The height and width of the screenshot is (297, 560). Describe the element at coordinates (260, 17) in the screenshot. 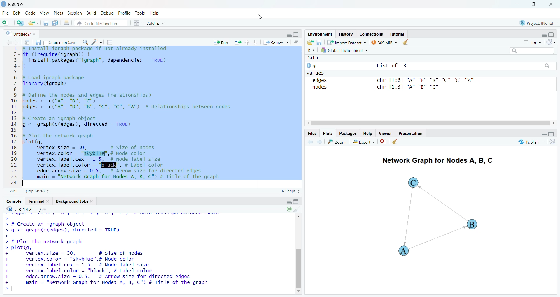

I see `cursor` at that location.